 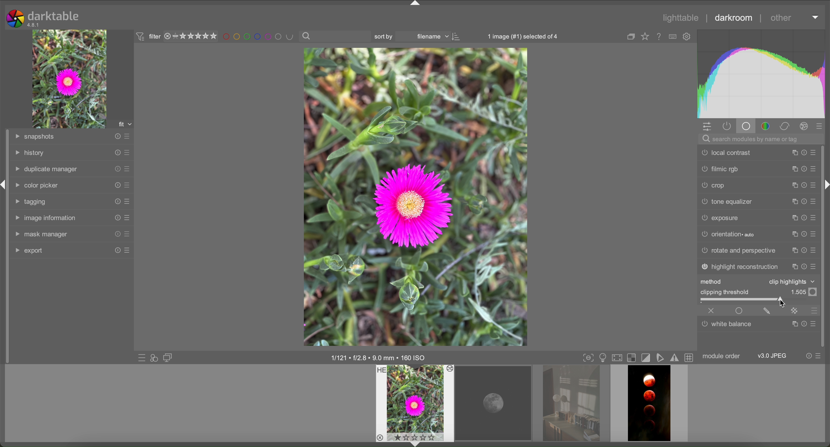 I want to click on arrow, so click(x=826, y=185).